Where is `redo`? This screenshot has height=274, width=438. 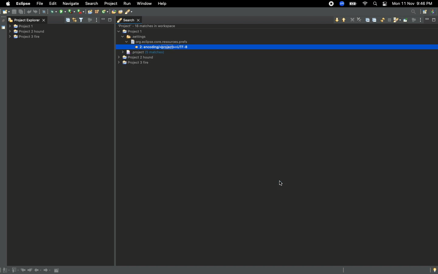 redo is located at coordinates (37, 11).